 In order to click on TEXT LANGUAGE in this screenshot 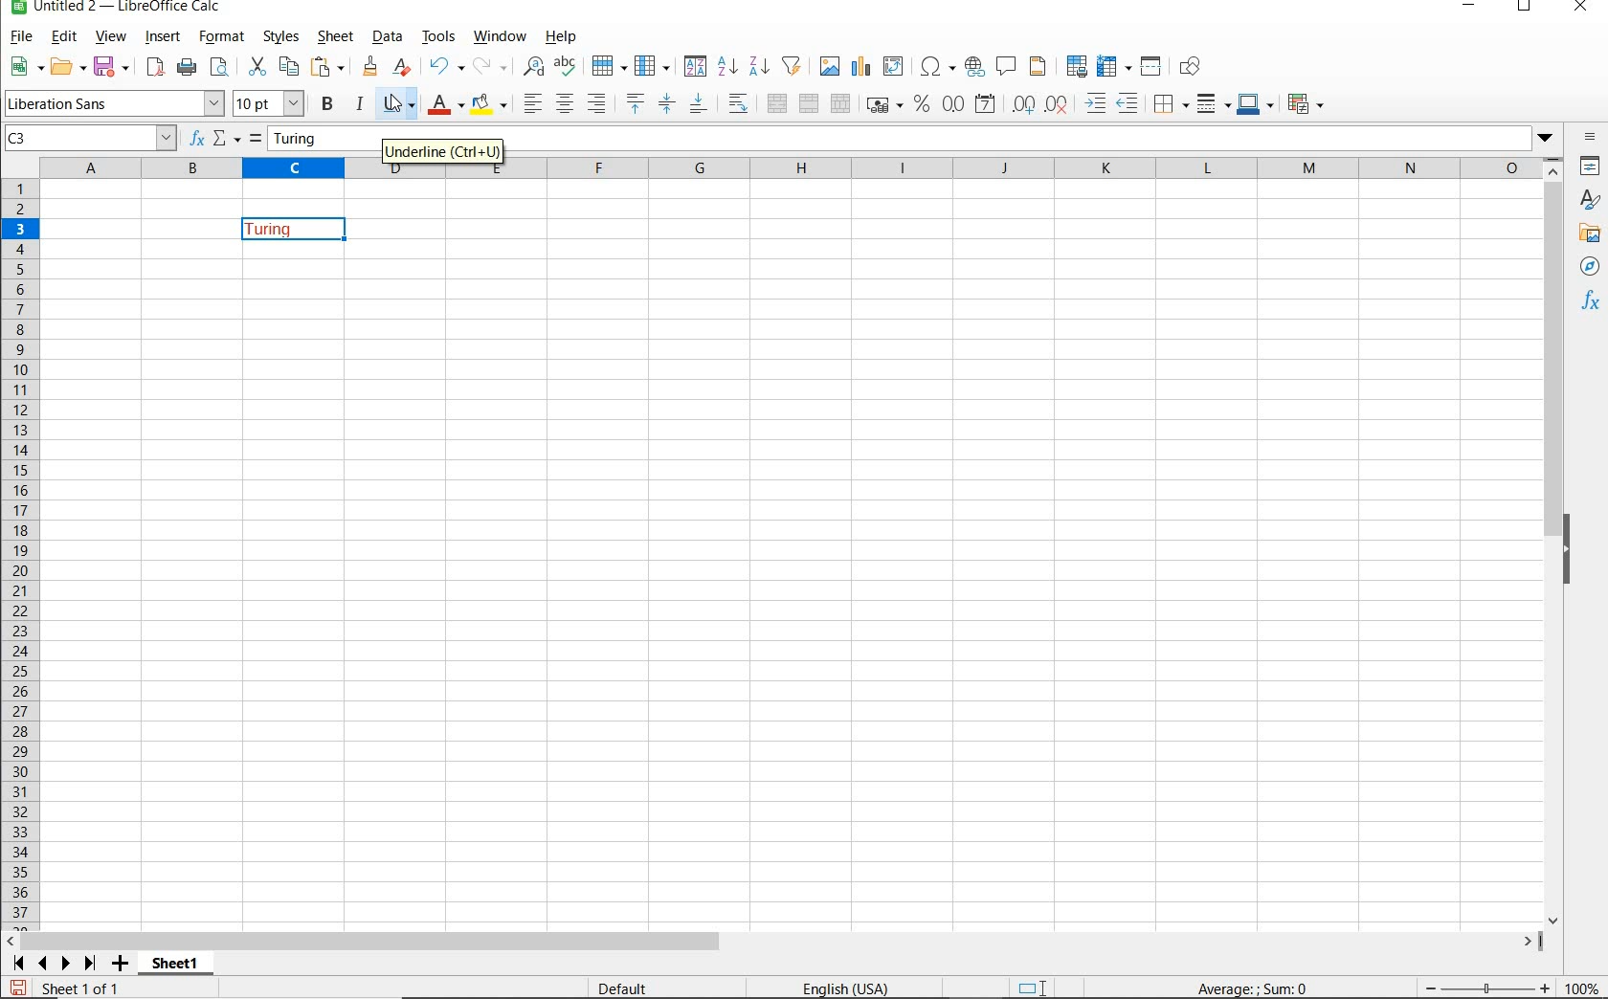, I will do `click(839, 988)`.